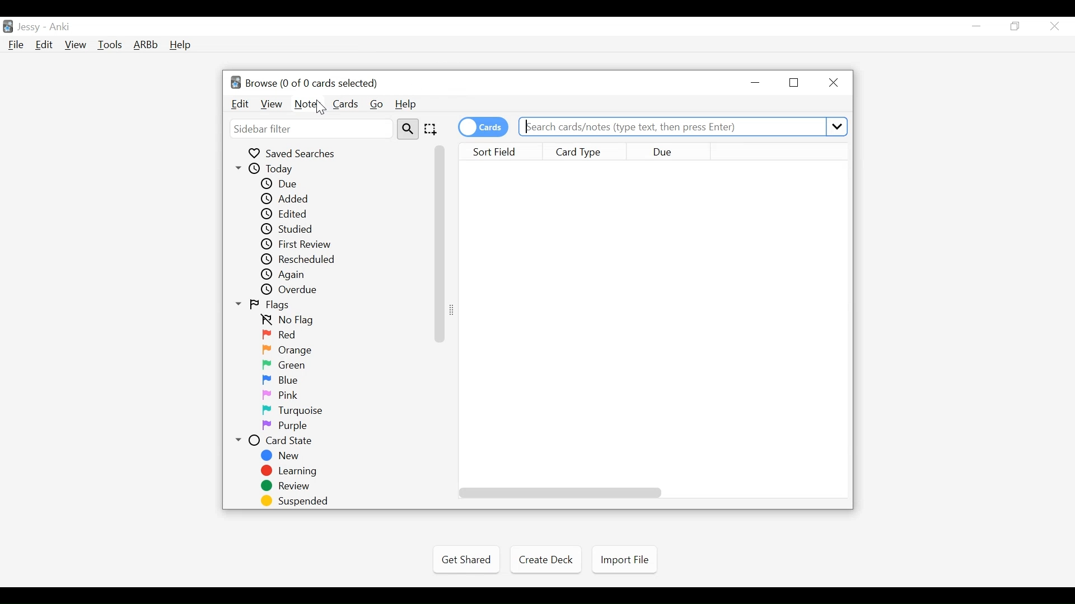 This screenshot has height=604, width=1075. Describe the element at coordinates (287, 365) in the screenshot. I see `Green` at that location.